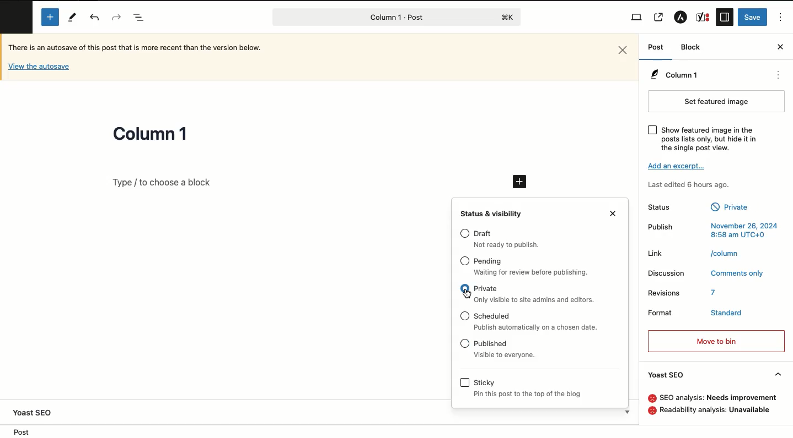  Describe the element at coordinates (508, 382) in the screenshot. I see `Password protected` at that location.